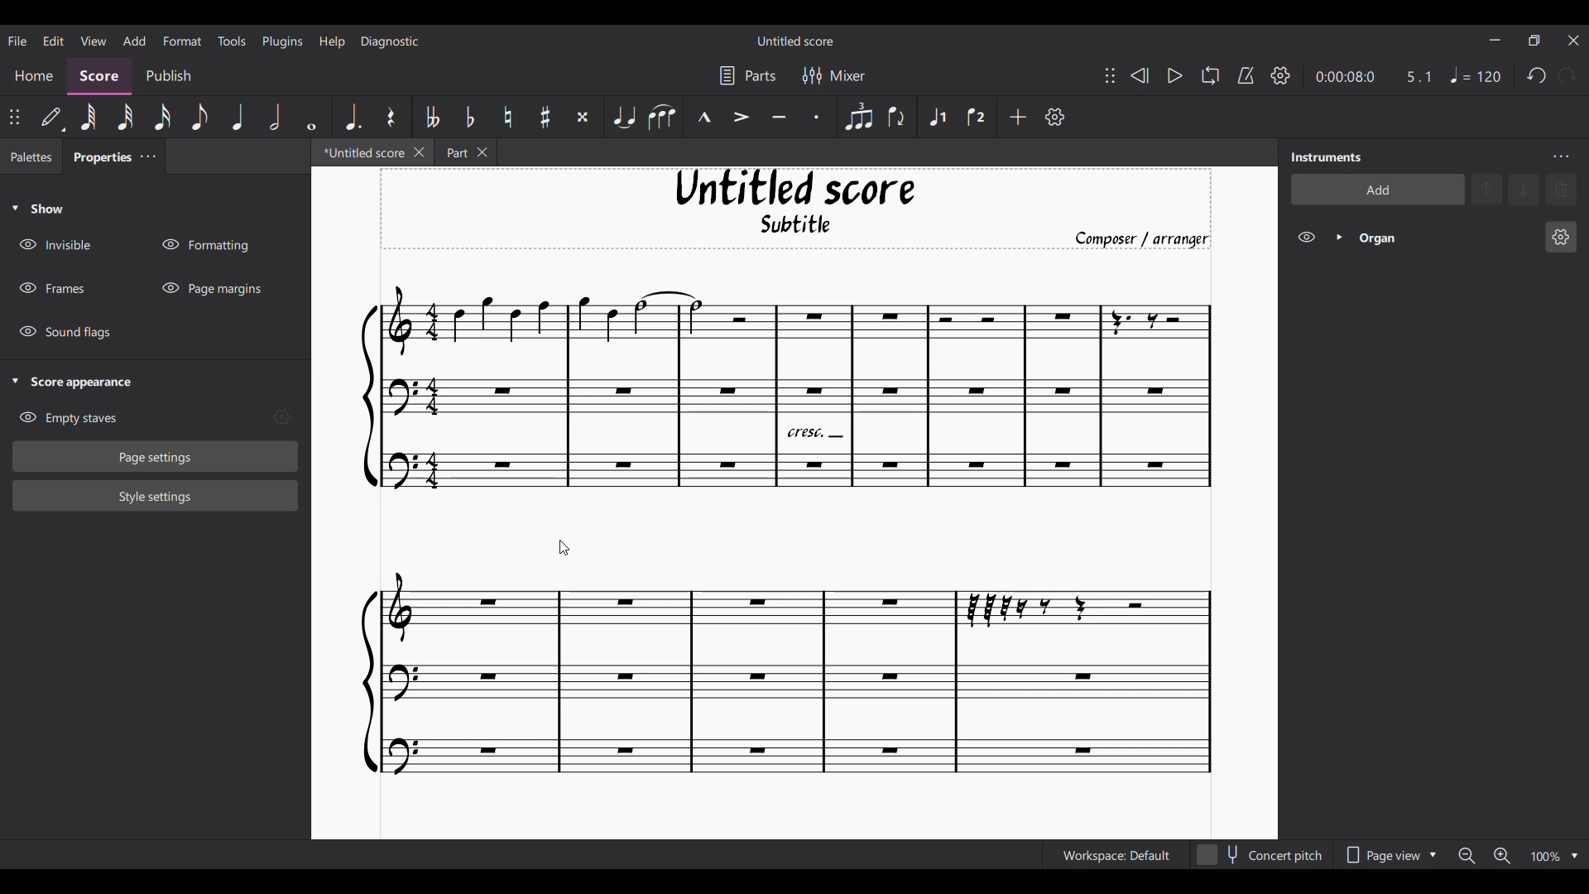 The image size is (1589, 894). I want to click on Organ settings, so click(1561, 237).